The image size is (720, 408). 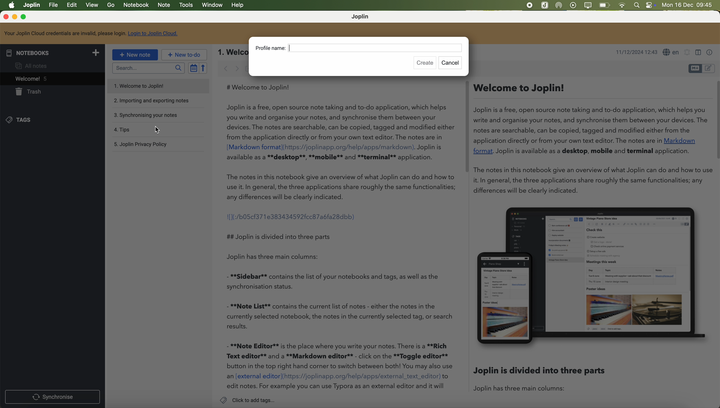 I want to click on go, so click(x=111, y=5).